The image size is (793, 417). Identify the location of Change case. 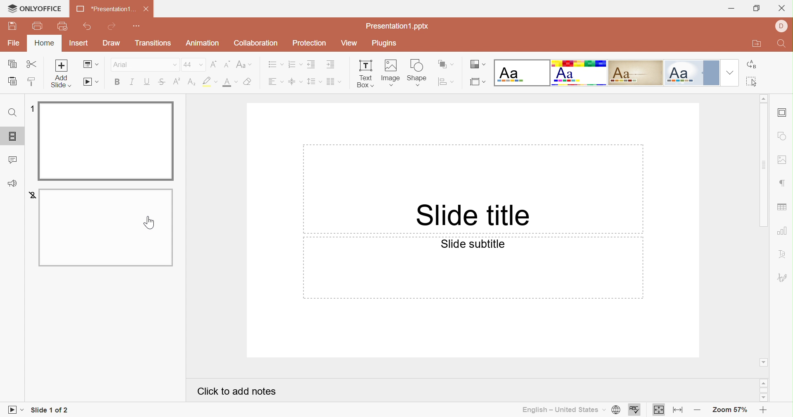
(244, 64).